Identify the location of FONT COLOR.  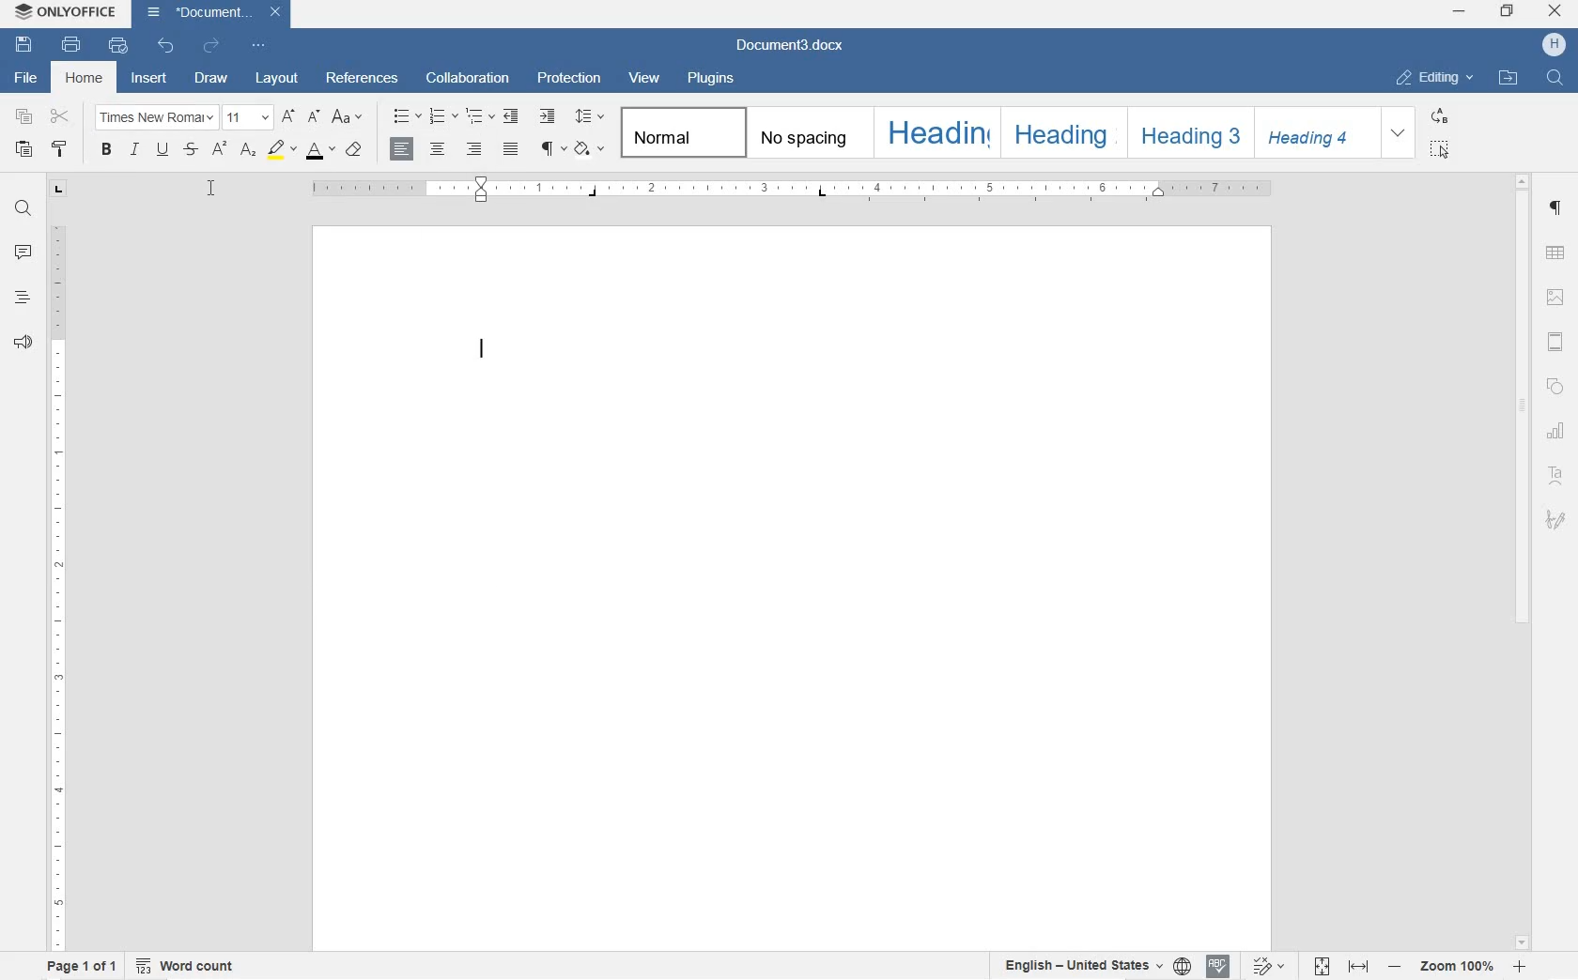
(322, 150).